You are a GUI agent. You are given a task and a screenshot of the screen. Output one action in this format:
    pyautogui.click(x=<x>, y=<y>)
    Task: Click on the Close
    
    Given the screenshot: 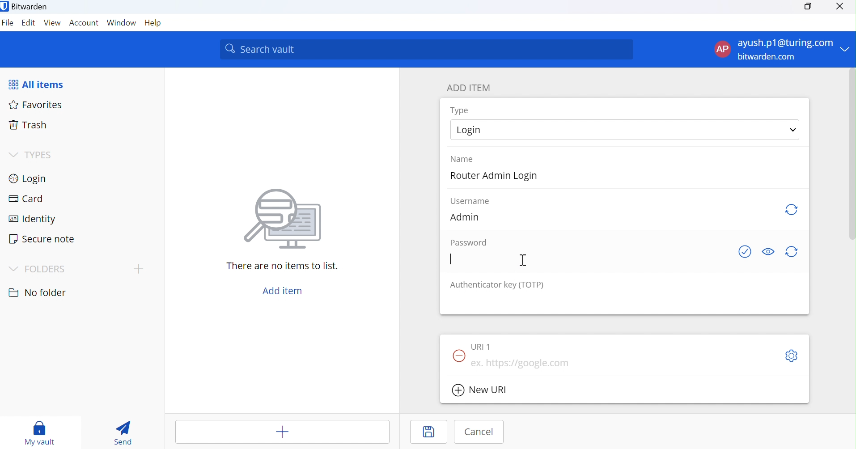 What is the action you would take?
    pyautogui.click(x=841, y=7)
    